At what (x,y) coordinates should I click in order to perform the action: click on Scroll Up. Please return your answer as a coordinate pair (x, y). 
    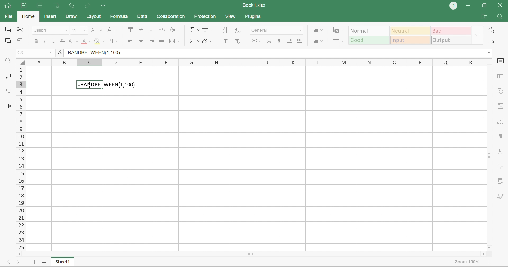
    Looking at the image, I should click on (490, 63).